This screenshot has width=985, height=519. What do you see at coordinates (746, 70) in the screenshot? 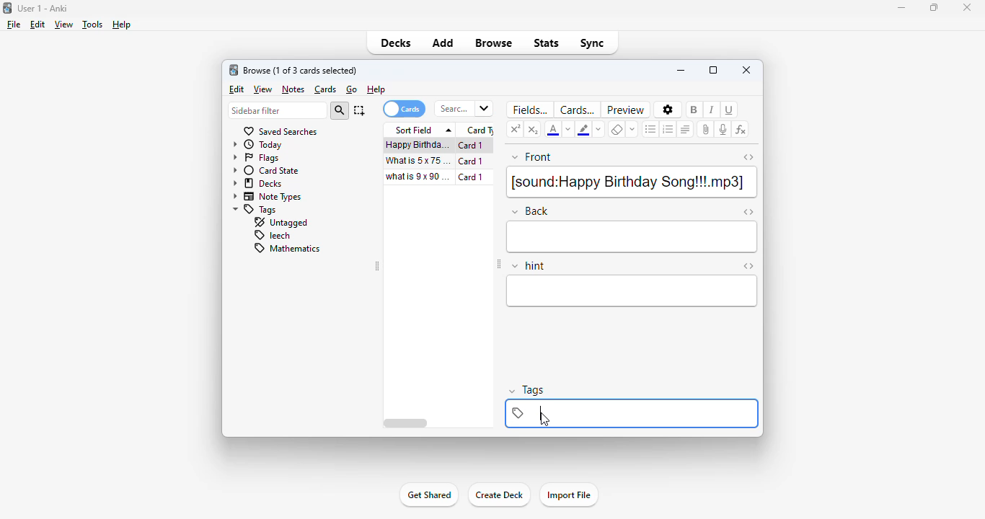
I see `close` at bounding box center [746, 70].